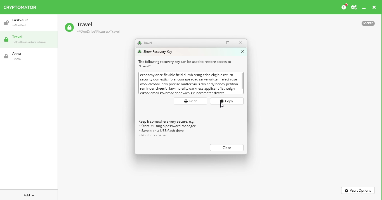  What do you see at coordinates (364, 9) in the screenshot?
I see `Minimize` at bounding box center [364, 9].